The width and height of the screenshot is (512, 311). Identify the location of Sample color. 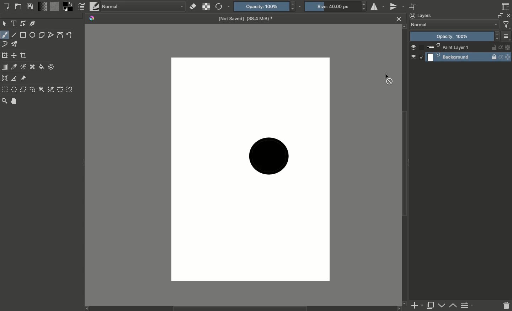
(15, 68).